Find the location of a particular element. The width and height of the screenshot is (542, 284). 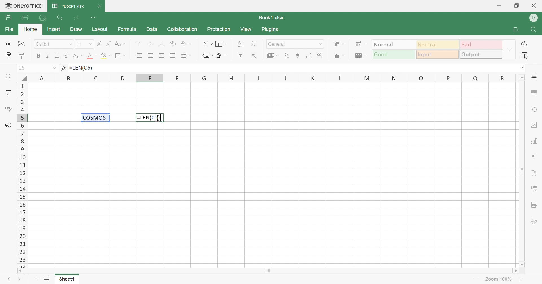

Zoom 100% is located at coordinates (499, 279).